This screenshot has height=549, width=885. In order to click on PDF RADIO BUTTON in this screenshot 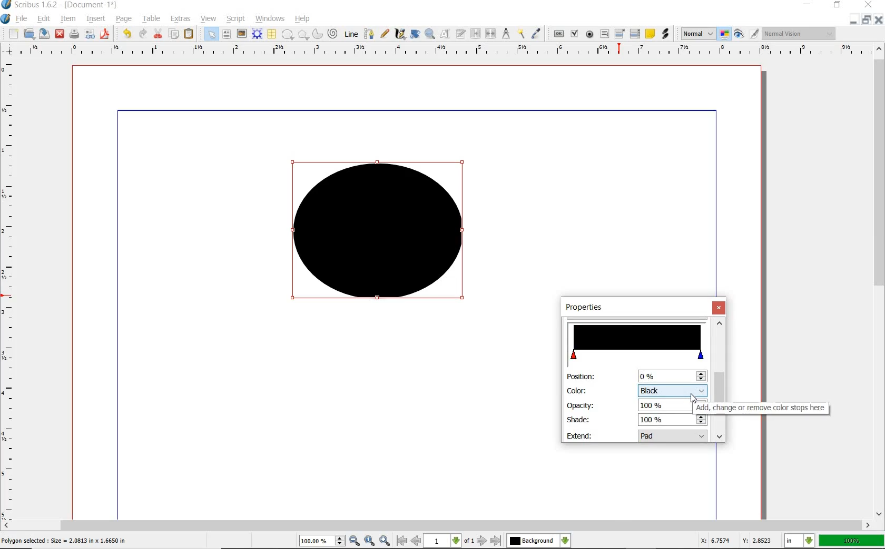, I will do `click(590, 34)`.